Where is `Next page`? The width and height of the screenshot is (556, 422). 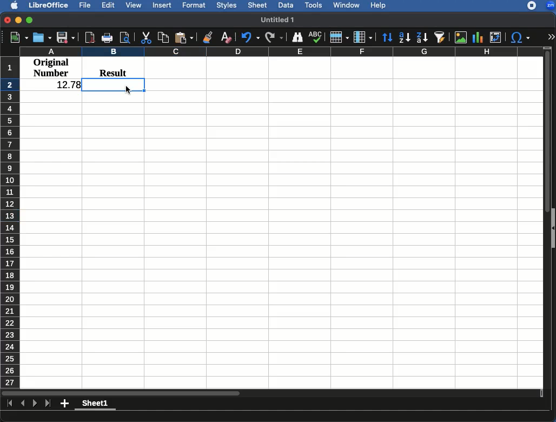 Next page is located at coordinates (35, 404).